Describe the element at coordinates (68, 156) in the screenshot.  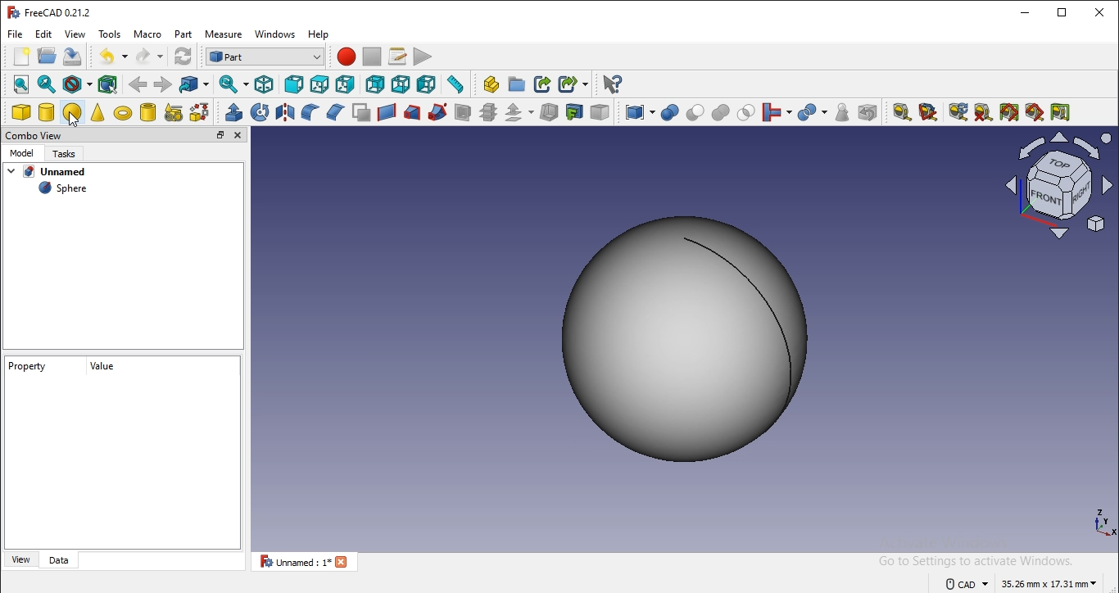
I see `tasks` at that location.